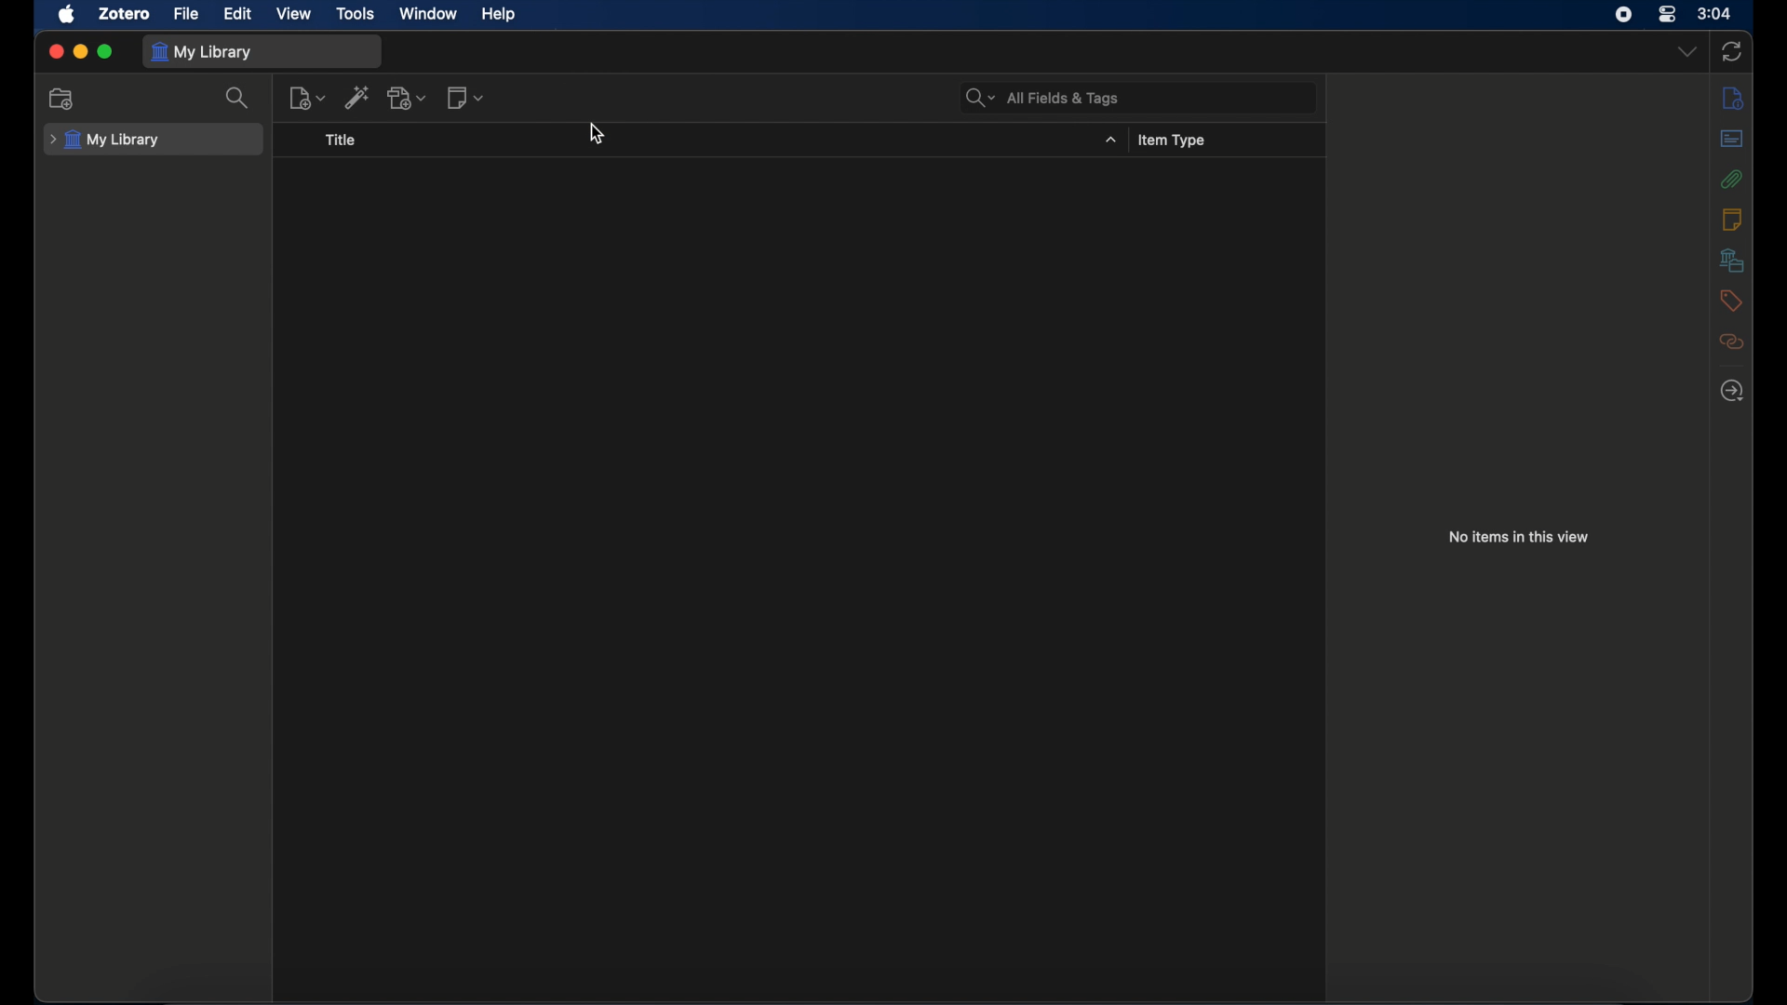 Image resolution: width=1787 pixels, height=1005 pixels. What do you see at coordinates (1731, 261) in the screenshot?
I see `libraries` at bounding box center [1731, 261].